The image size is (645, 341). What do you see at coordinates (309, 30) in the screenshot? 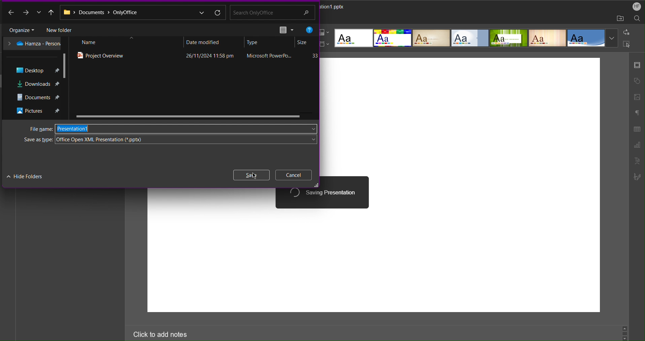
I see `Help` at bounding box center [309, 30].